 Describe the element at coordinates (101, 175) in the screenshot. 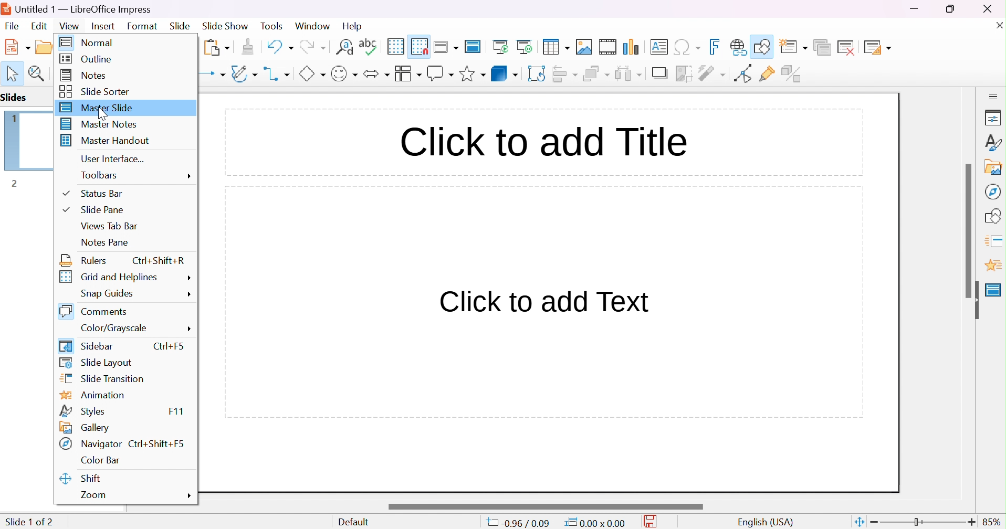

I see `toolbars` at that location.